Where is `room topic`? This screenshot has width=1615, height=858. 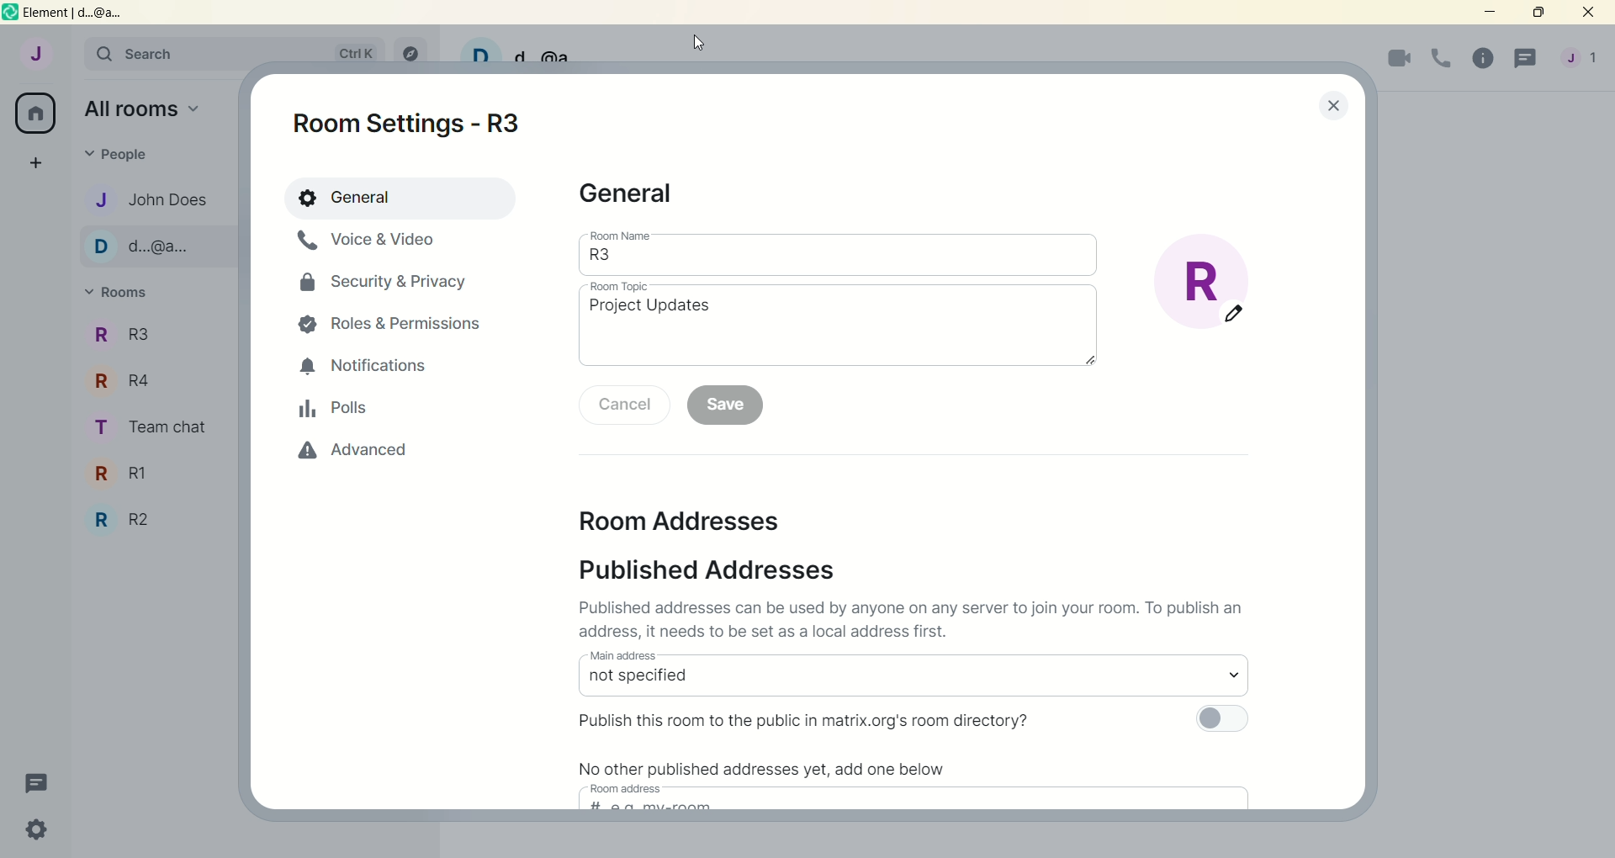 room topic is located at coordinates (841, 333).